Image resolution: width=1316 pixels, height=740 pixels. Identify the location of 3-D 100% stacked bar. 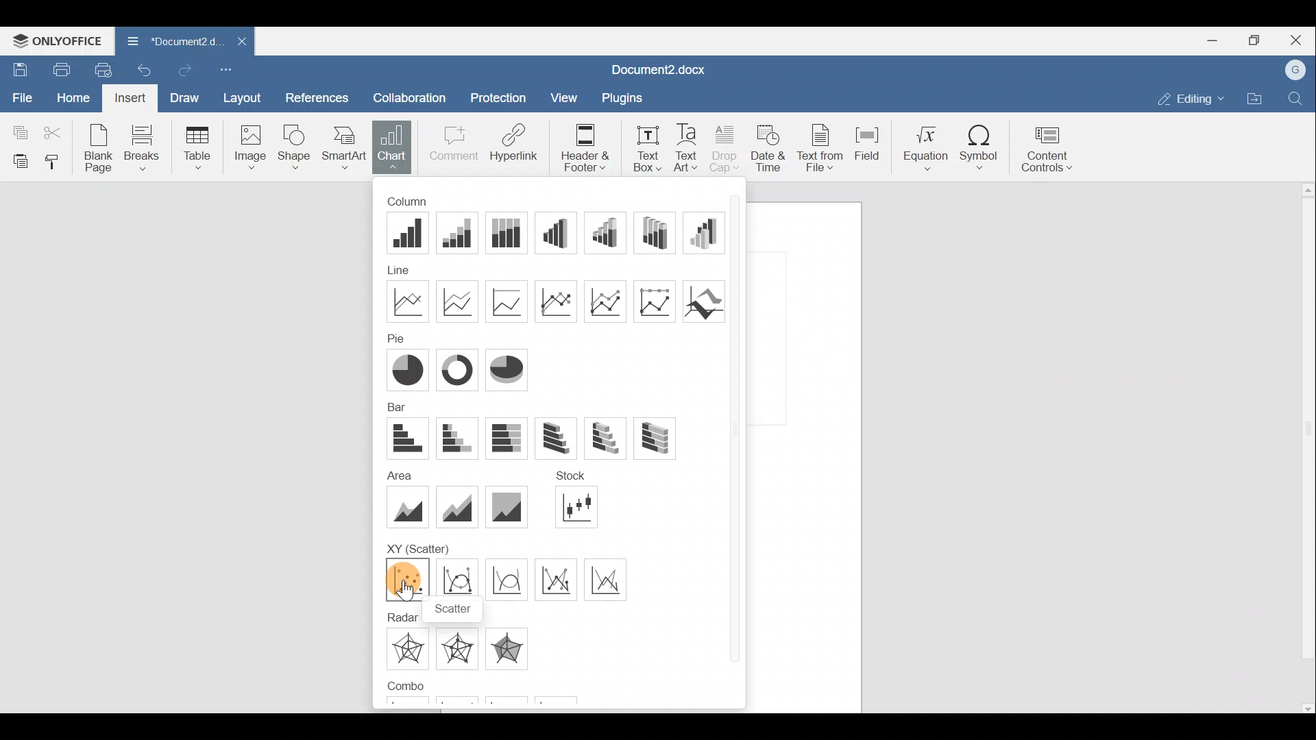
(653, 439).